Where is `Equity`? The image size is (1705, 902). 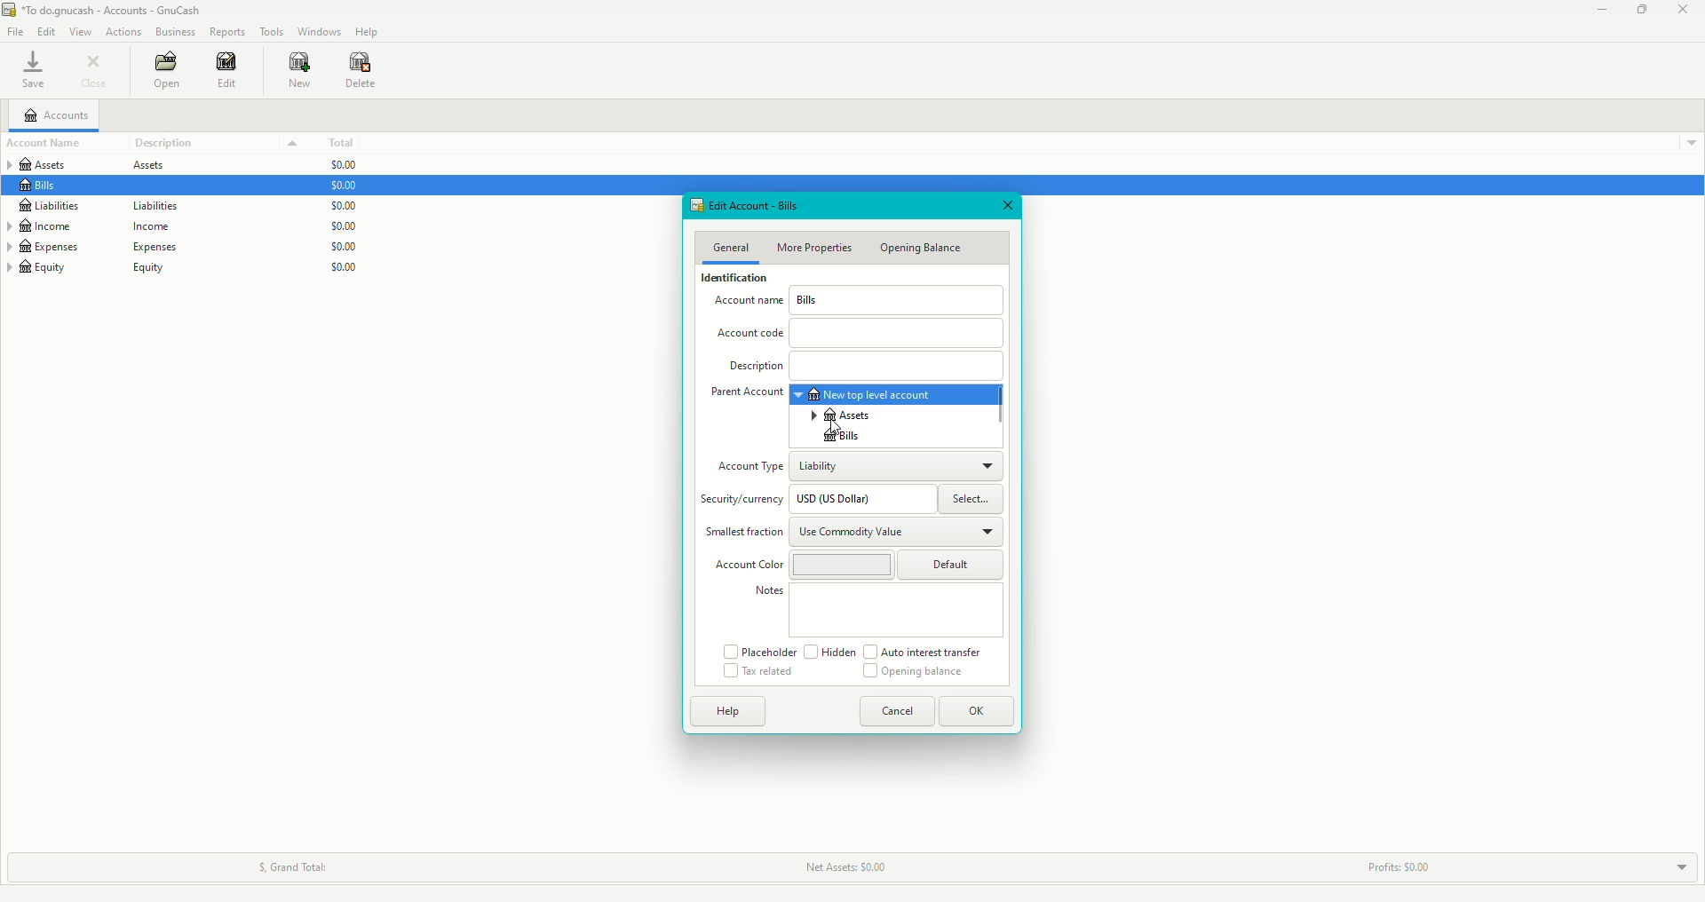
Equity is located at coordinates (94, 273).